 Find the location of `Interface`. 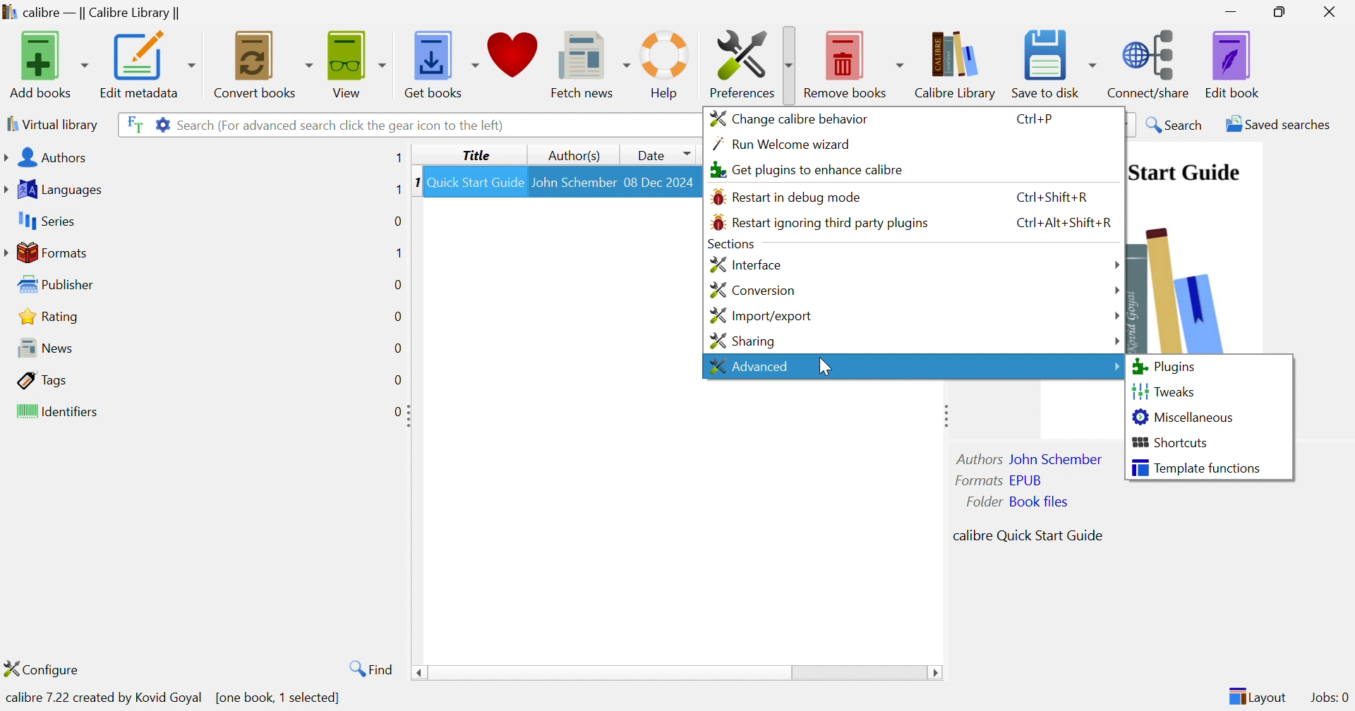

Interface is located at coordinates (744, 264).